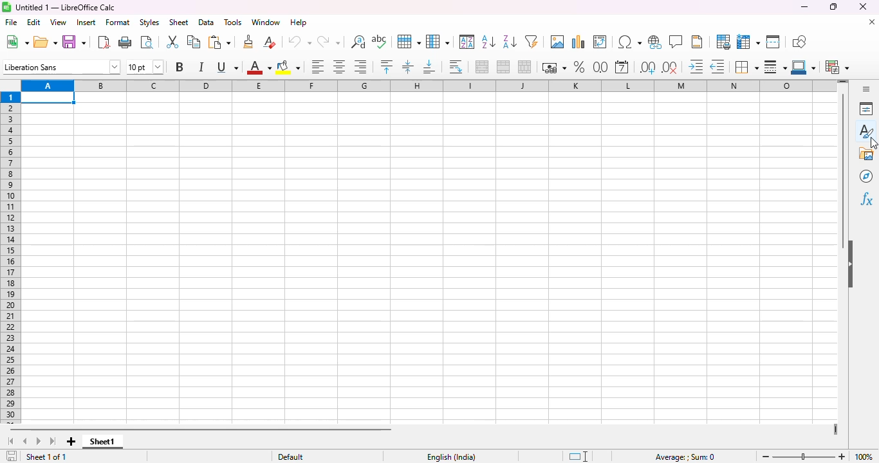 The height and width of the screenshot is (463, 879). What do you see at coordinates (428, 67) in the screenshot?
I see `align bottom` at bounding box center [428, 67].